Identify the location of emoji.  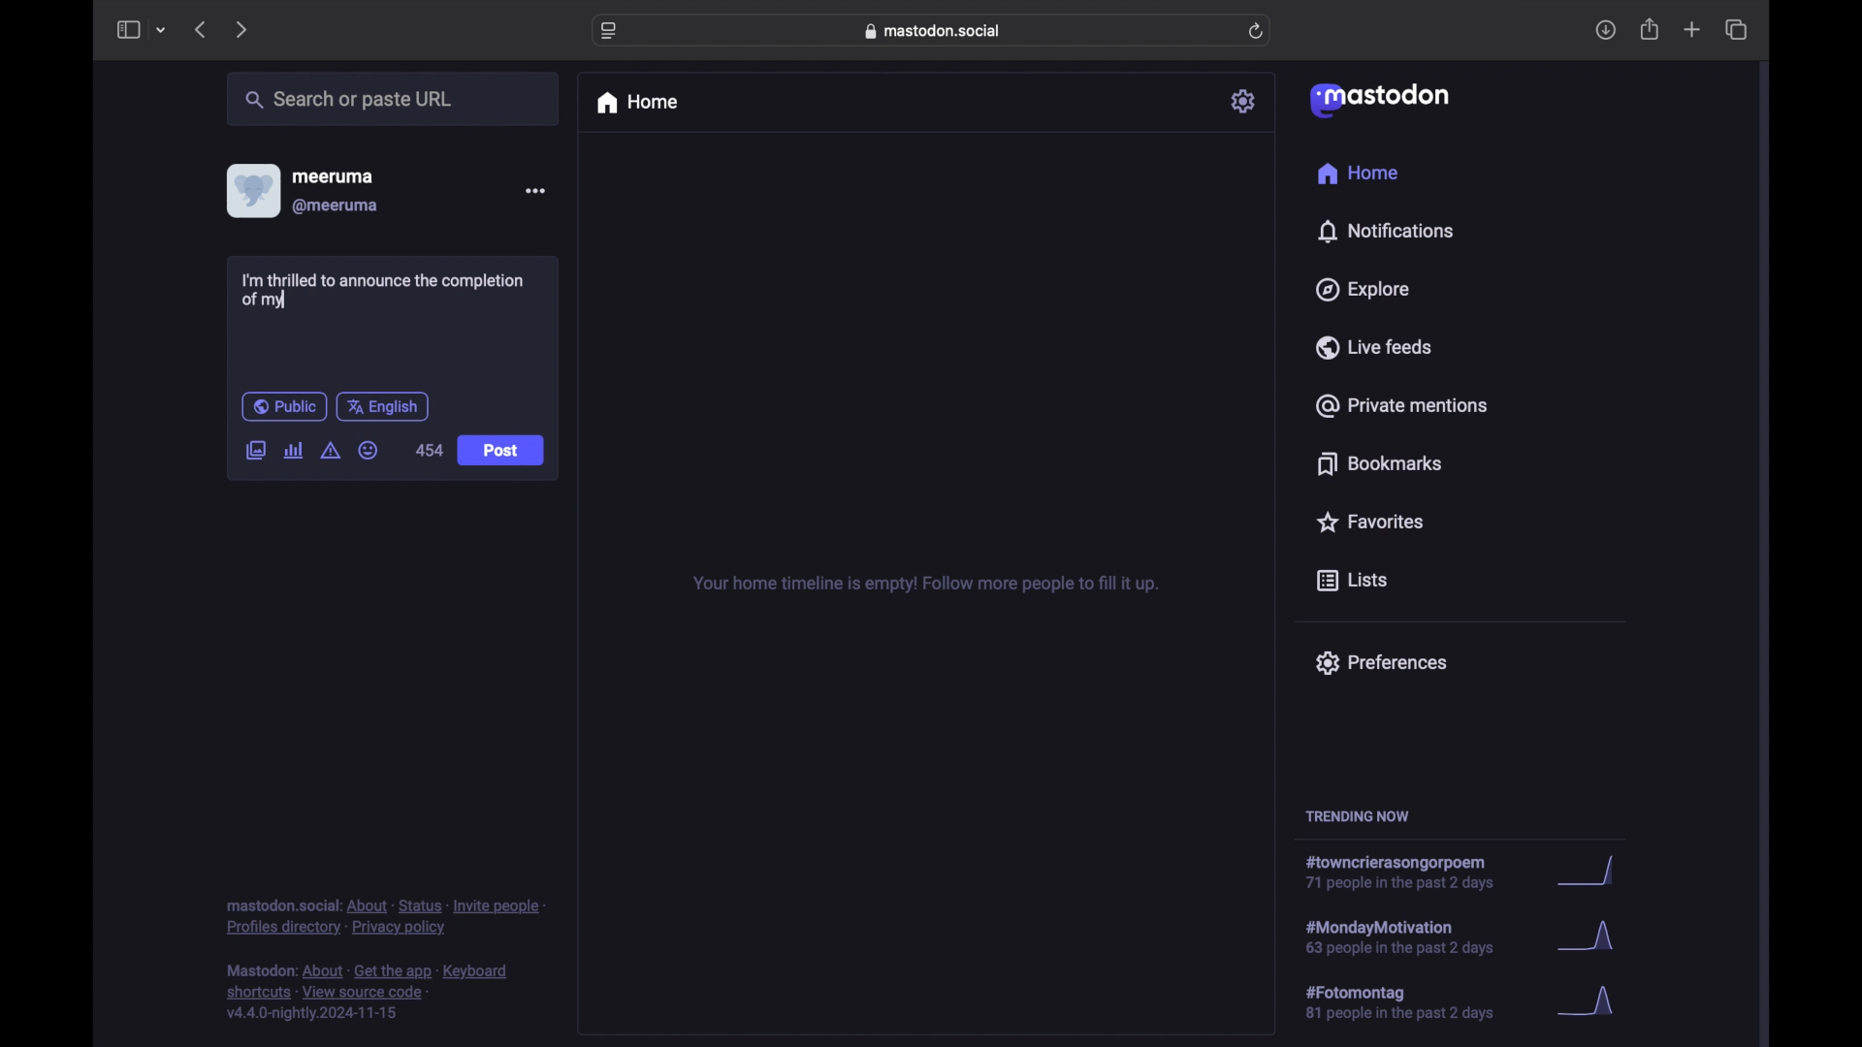
(369, 450).